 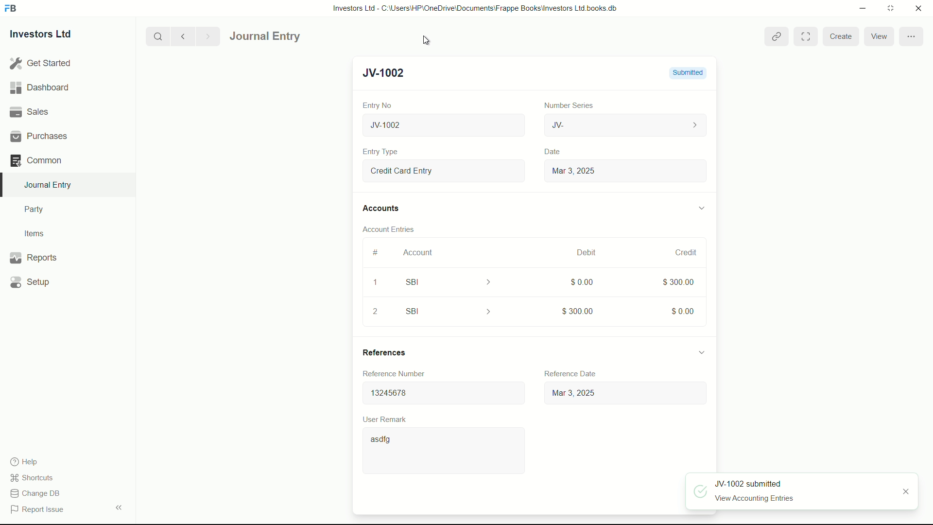 I want to click on Reports ., so click(x=33, y=256).